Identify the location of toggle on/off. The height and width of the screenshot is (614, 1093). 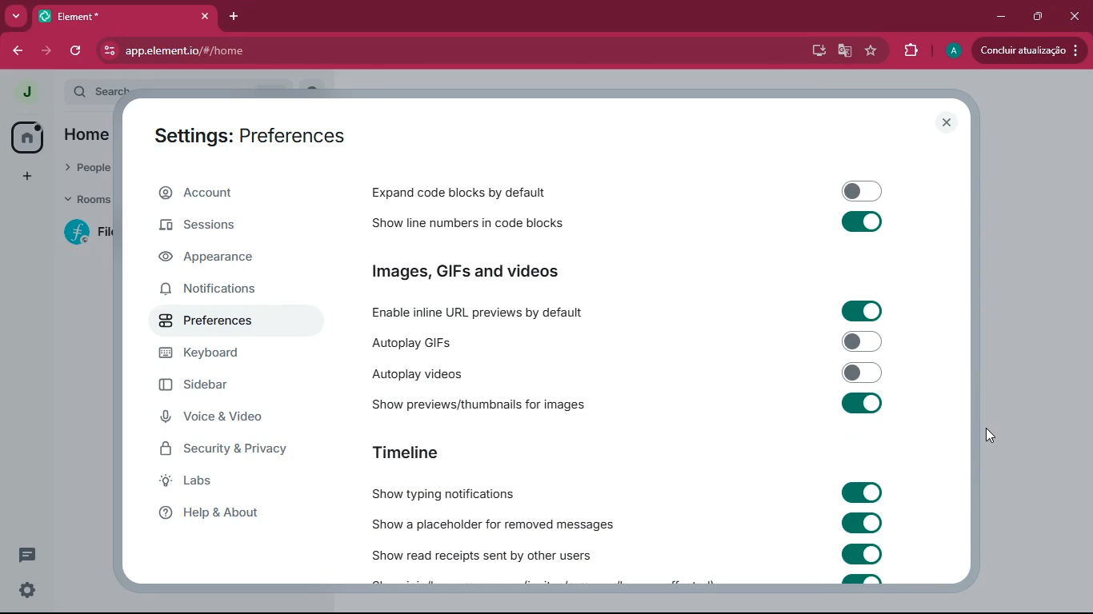
(862, 523).